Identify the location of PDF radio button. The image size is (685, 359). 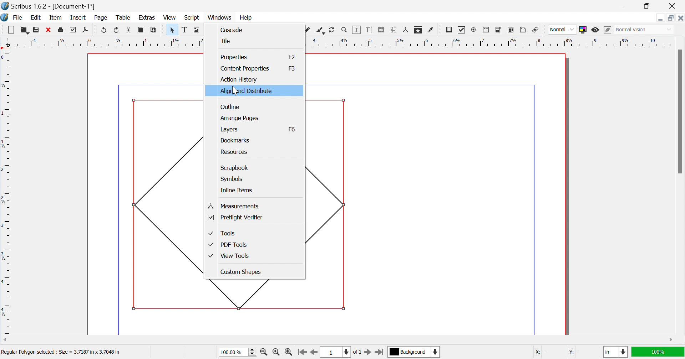
(475, 29).